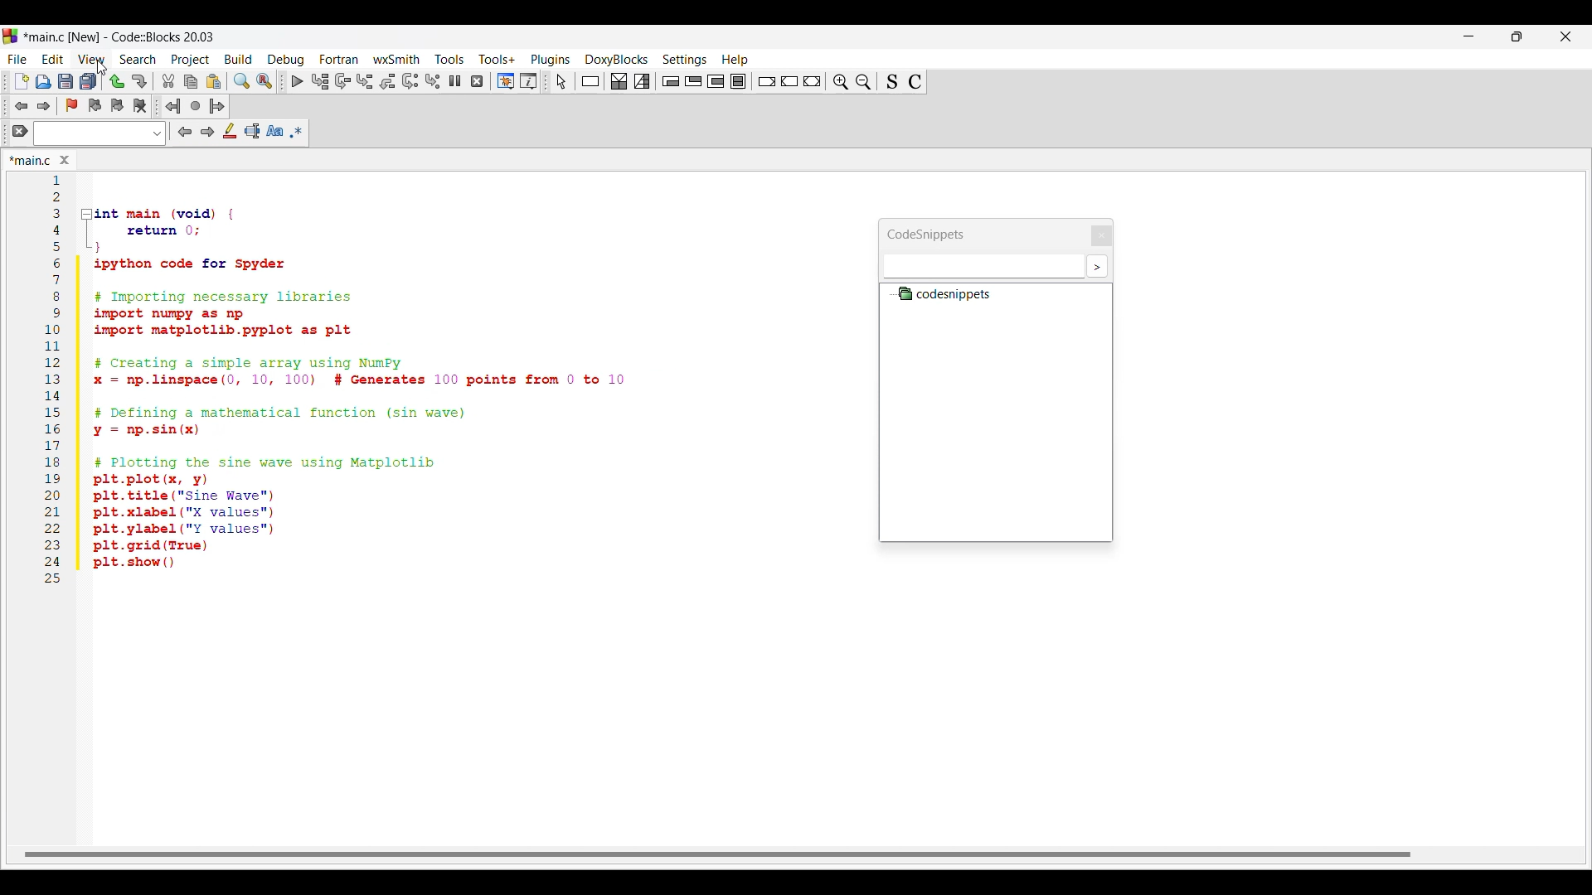  What do you see at coordinates (100, 133) in the screenshot?
I see `Text box and text options` at bounding box center [100, 133].